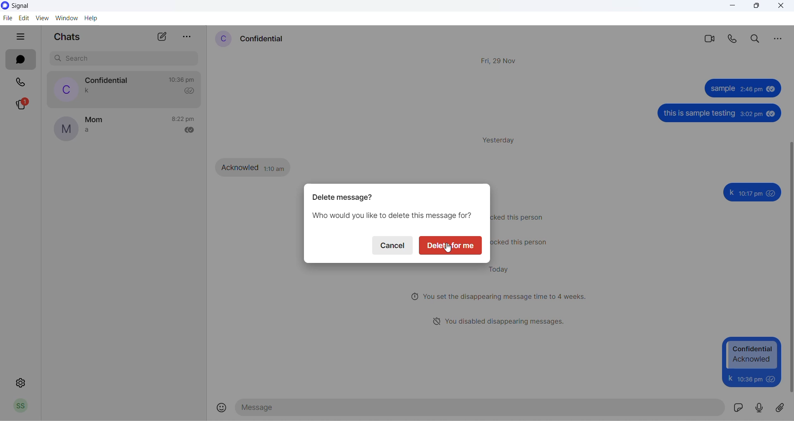  What do you see at coordinates (108, 80) in the screenshot?
I see `contact name` at bounding box center [108, 80].